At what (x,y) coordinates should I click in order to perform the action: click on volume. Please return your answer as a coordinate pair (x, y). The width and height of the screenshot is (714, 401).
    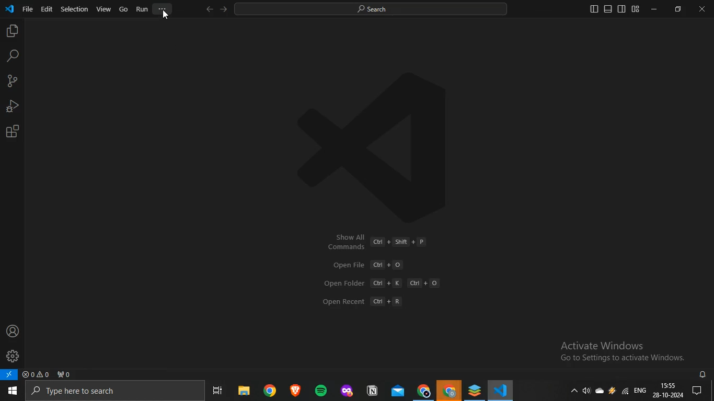
    Looking at the image, I should click on (586, 392).